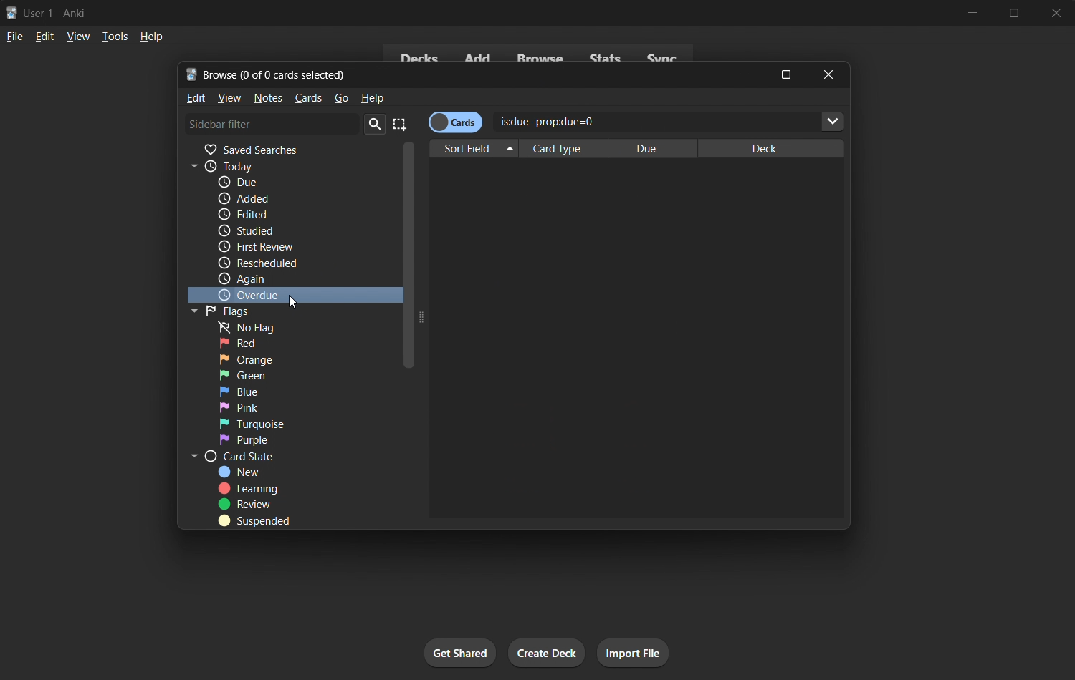  I want to click on rescheduled, so click(267, 263).